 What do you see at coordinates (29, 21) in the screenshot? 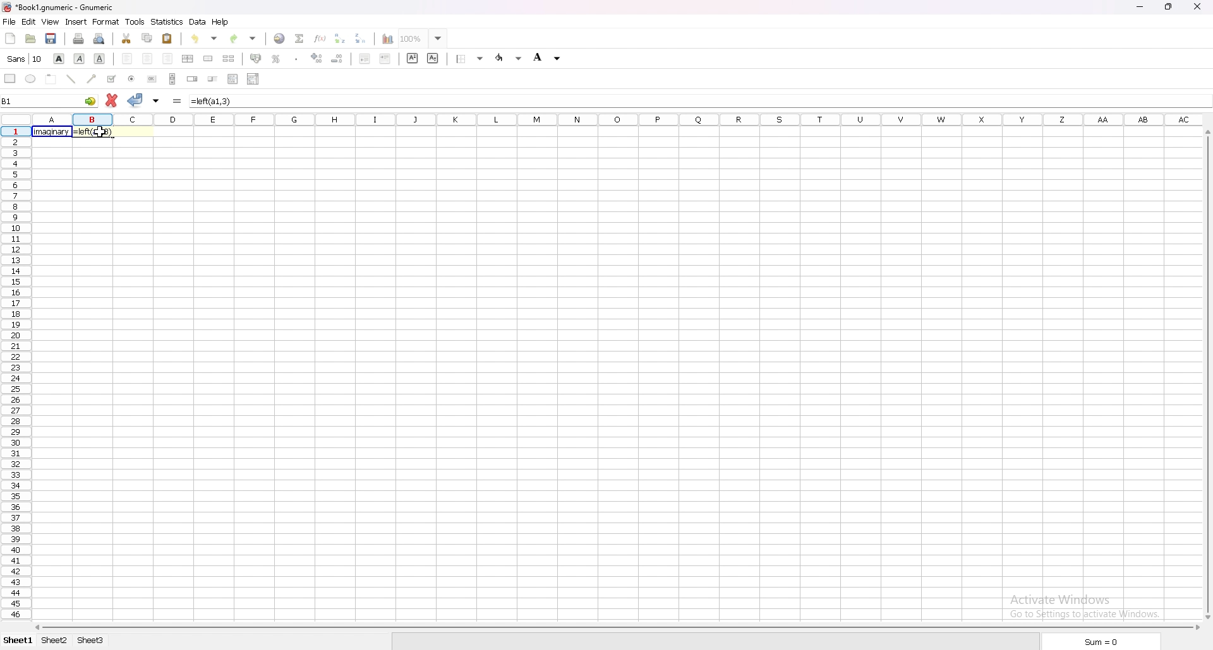
I see `edit` at bounding box center [29, 21].